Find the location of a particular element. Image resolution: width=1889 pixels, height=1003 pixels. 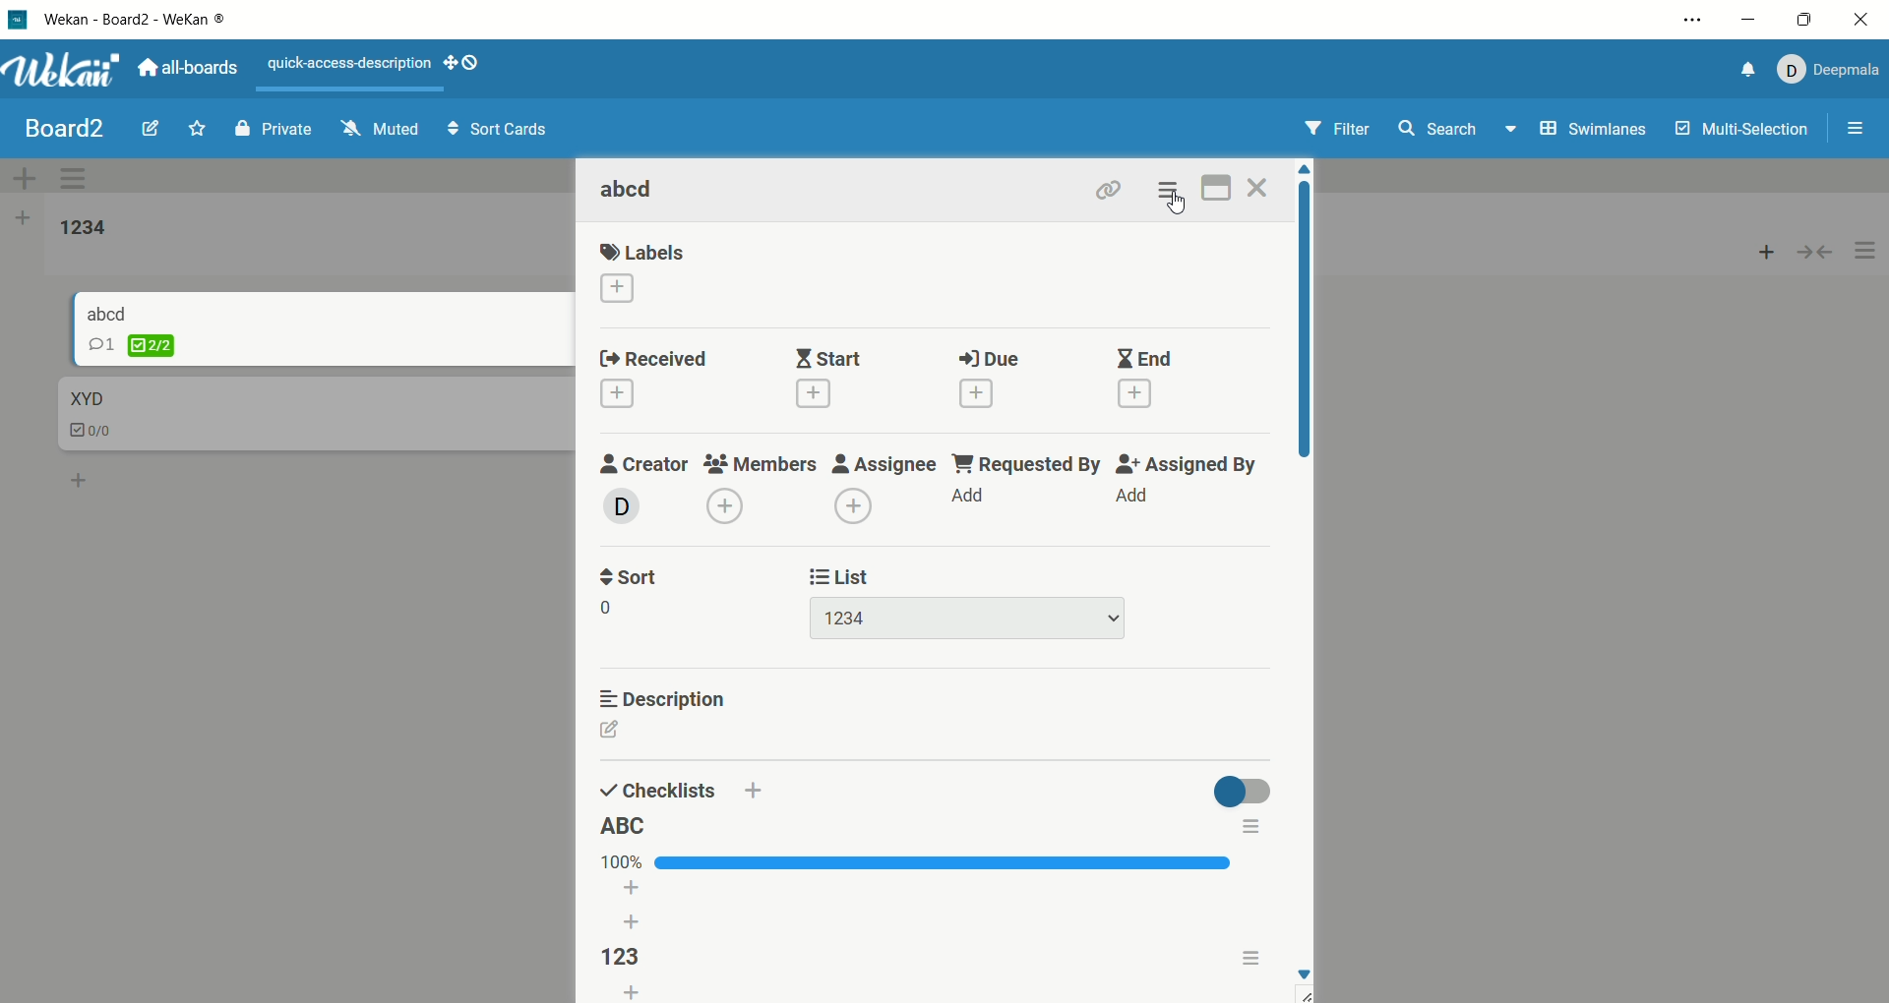

options is located at coordinates (1254, 956).